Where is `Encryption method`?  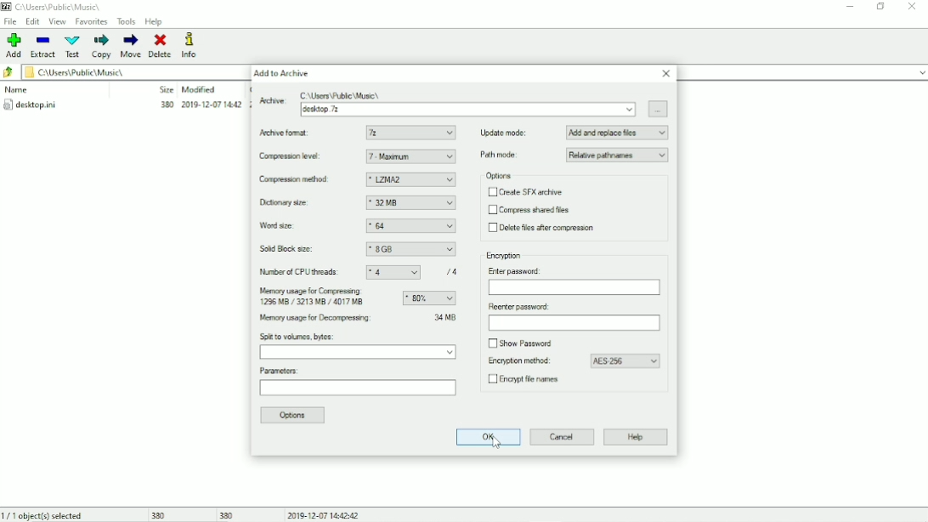
Encryption method is located at coordinates (517, 361).